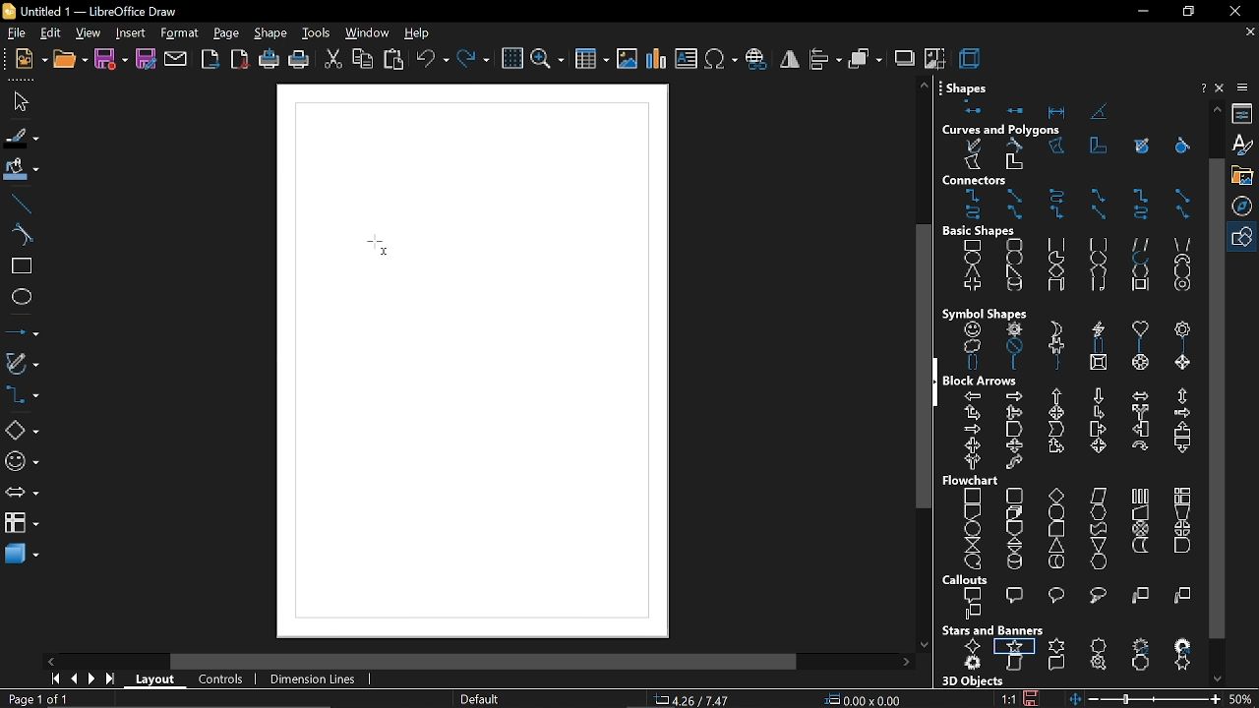 The width and height of the screenshot is (1259, 708). I want to click on undo, so click(431, 60).